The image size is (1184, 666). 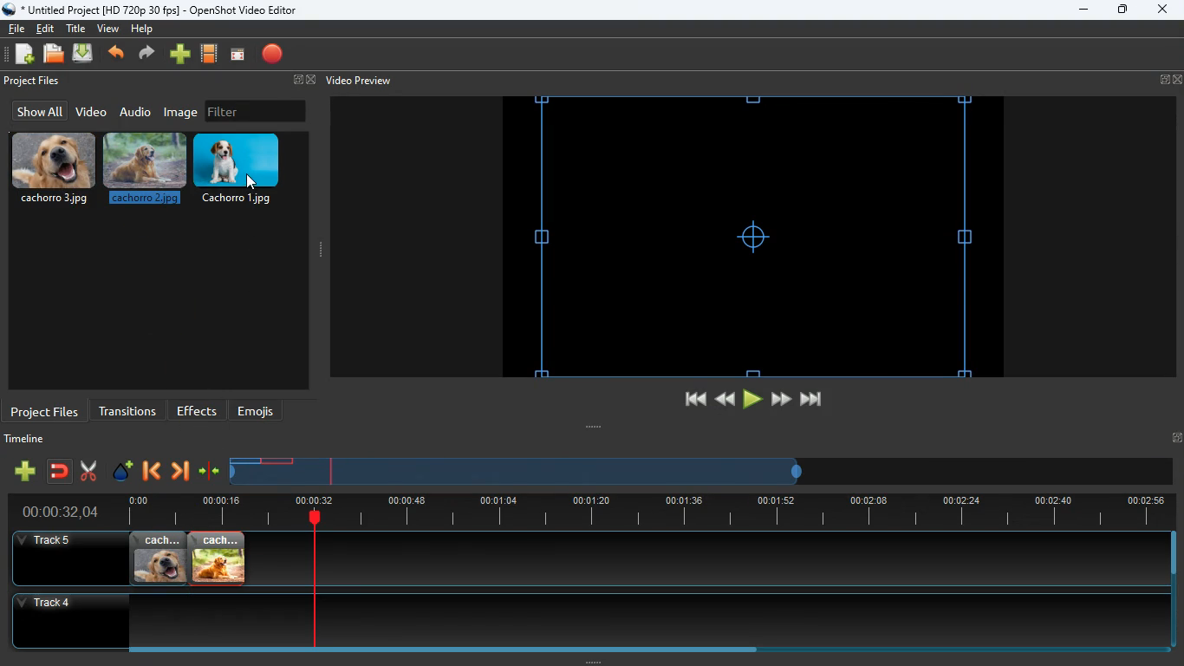 What do you see at coordinates (244, 460) in the screenshot?
I see `image timeline` at bounding box center [244, 460].